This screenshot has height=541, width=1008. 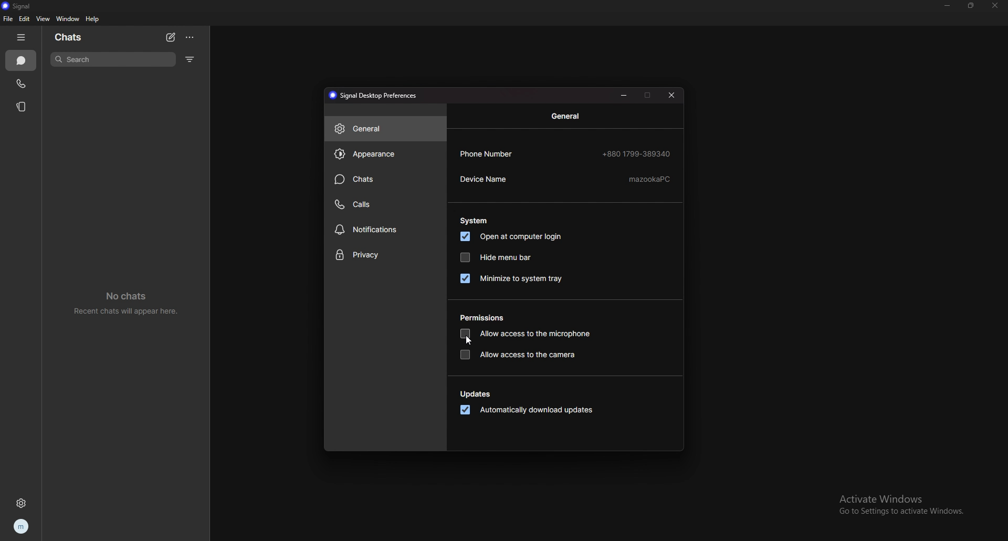 I want to click on chats, so click(x=81, y=36).